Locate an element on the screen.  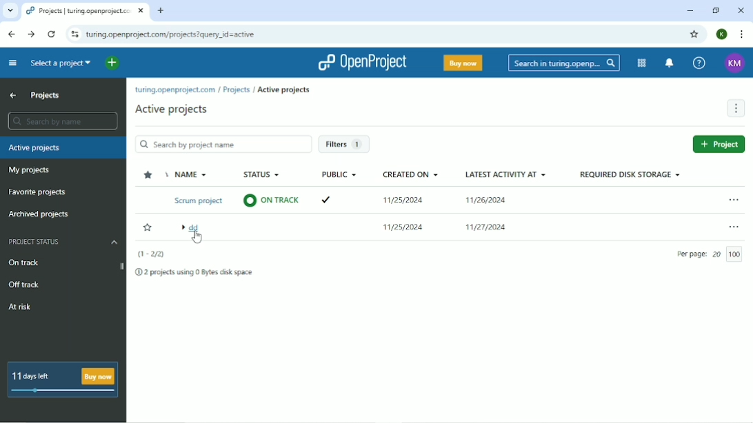
Project is located at coordinates (718, 145).